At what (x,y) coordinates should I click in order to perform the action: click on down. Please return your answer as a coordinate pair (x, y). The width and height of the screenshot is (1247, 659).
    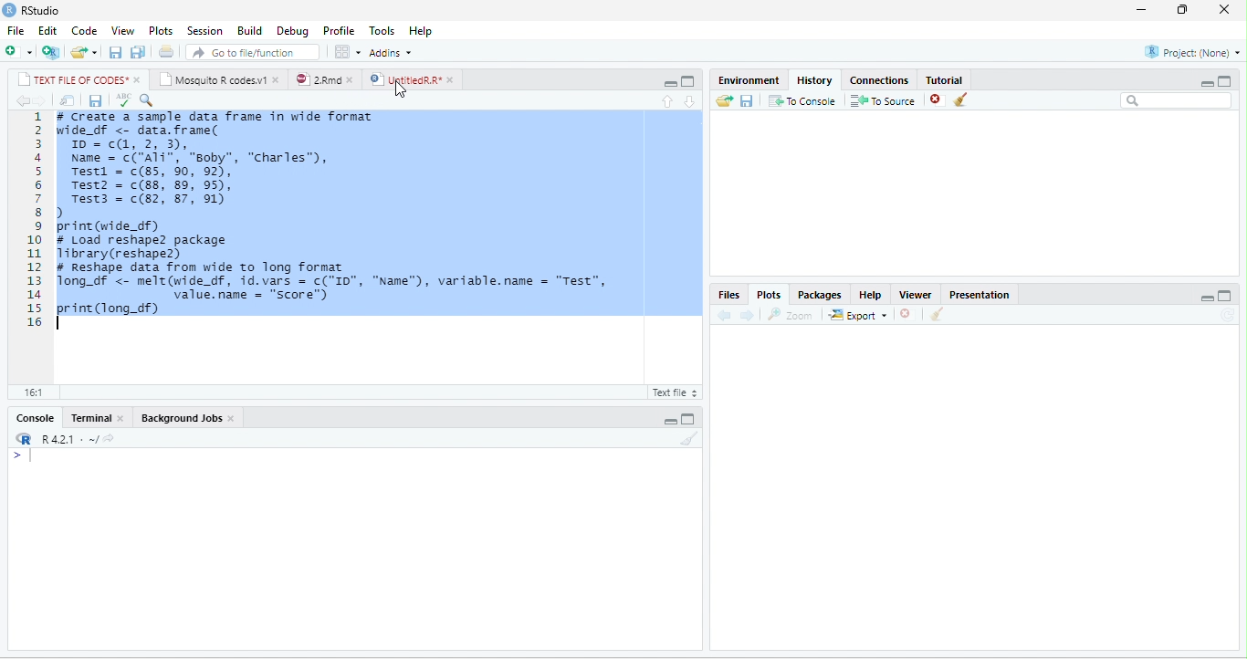
    Looking at the image, I should click on (691, 102).